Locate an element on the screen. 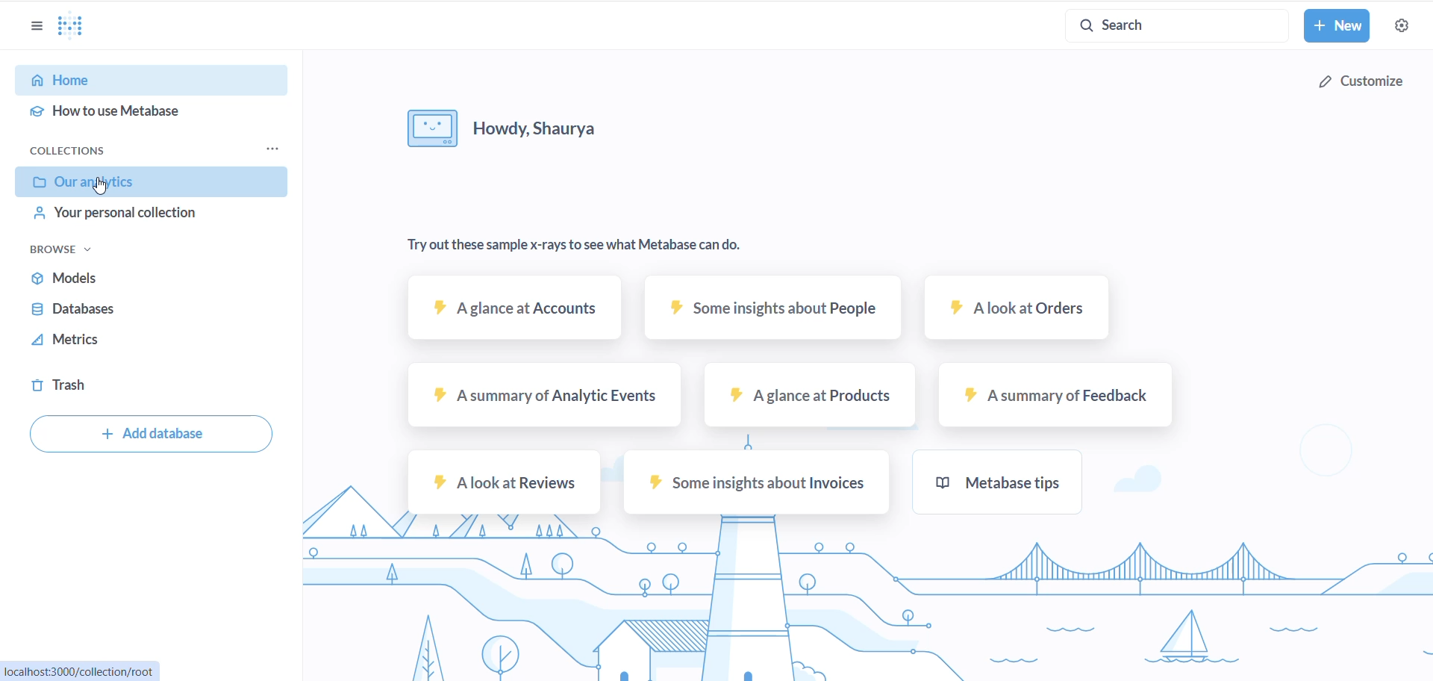  metabase Logo is located at coordinates (71, 27).